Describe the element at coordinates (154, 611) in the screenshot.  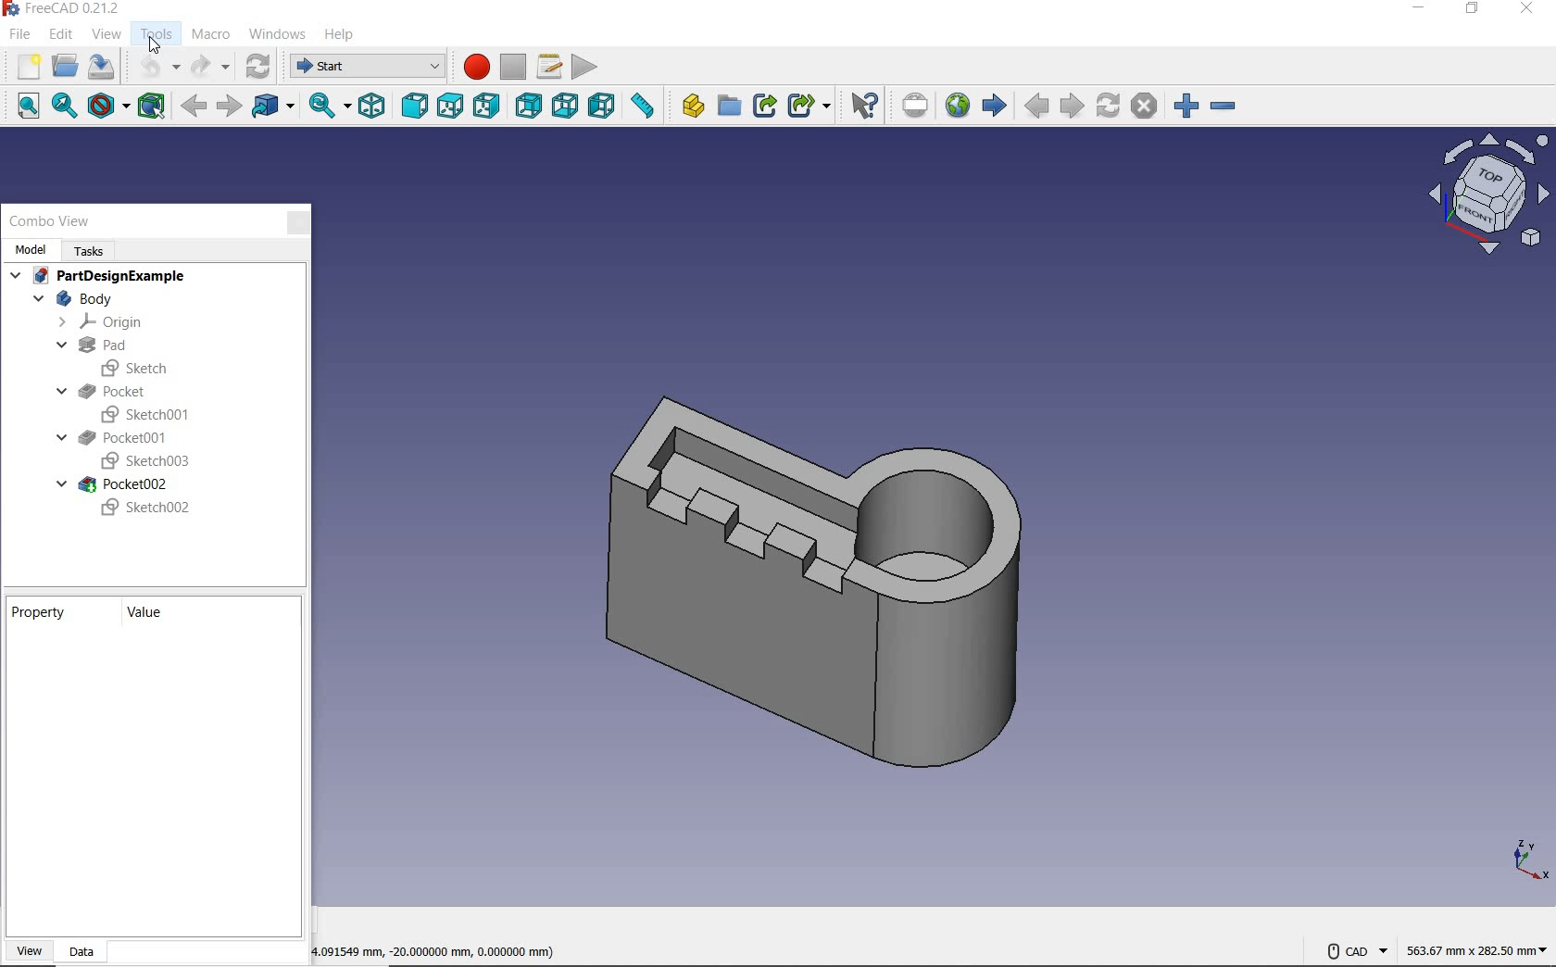
I see `Value` at that location.